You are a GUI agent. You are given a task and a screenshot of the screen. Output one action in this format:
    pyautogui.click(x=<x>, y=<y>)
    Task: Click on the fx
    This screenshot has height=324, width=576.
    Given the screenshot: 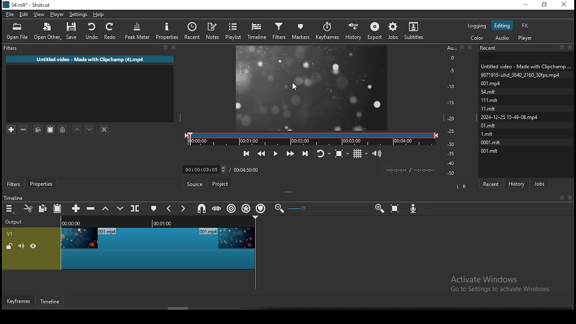 What is the action you would take?
    pyautogui.click(x=526, y=25)
    